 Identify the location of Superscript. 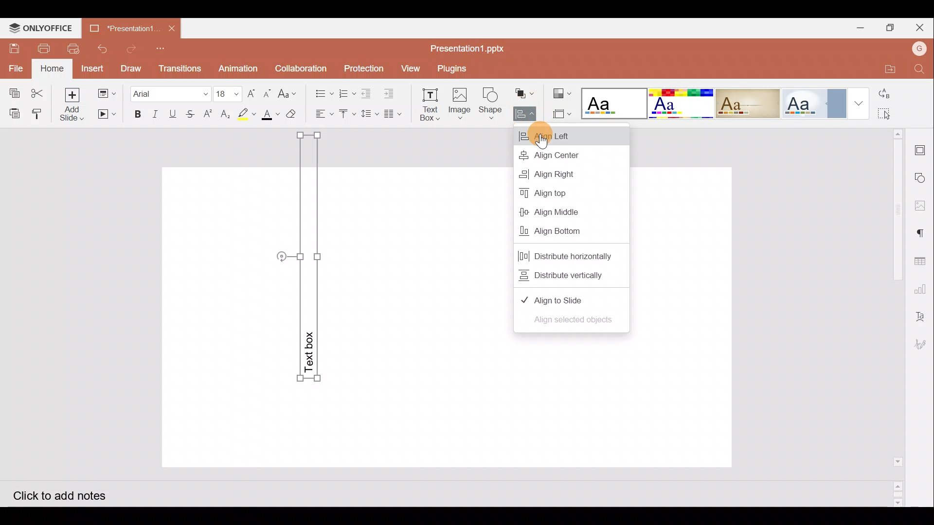
(211, 115).